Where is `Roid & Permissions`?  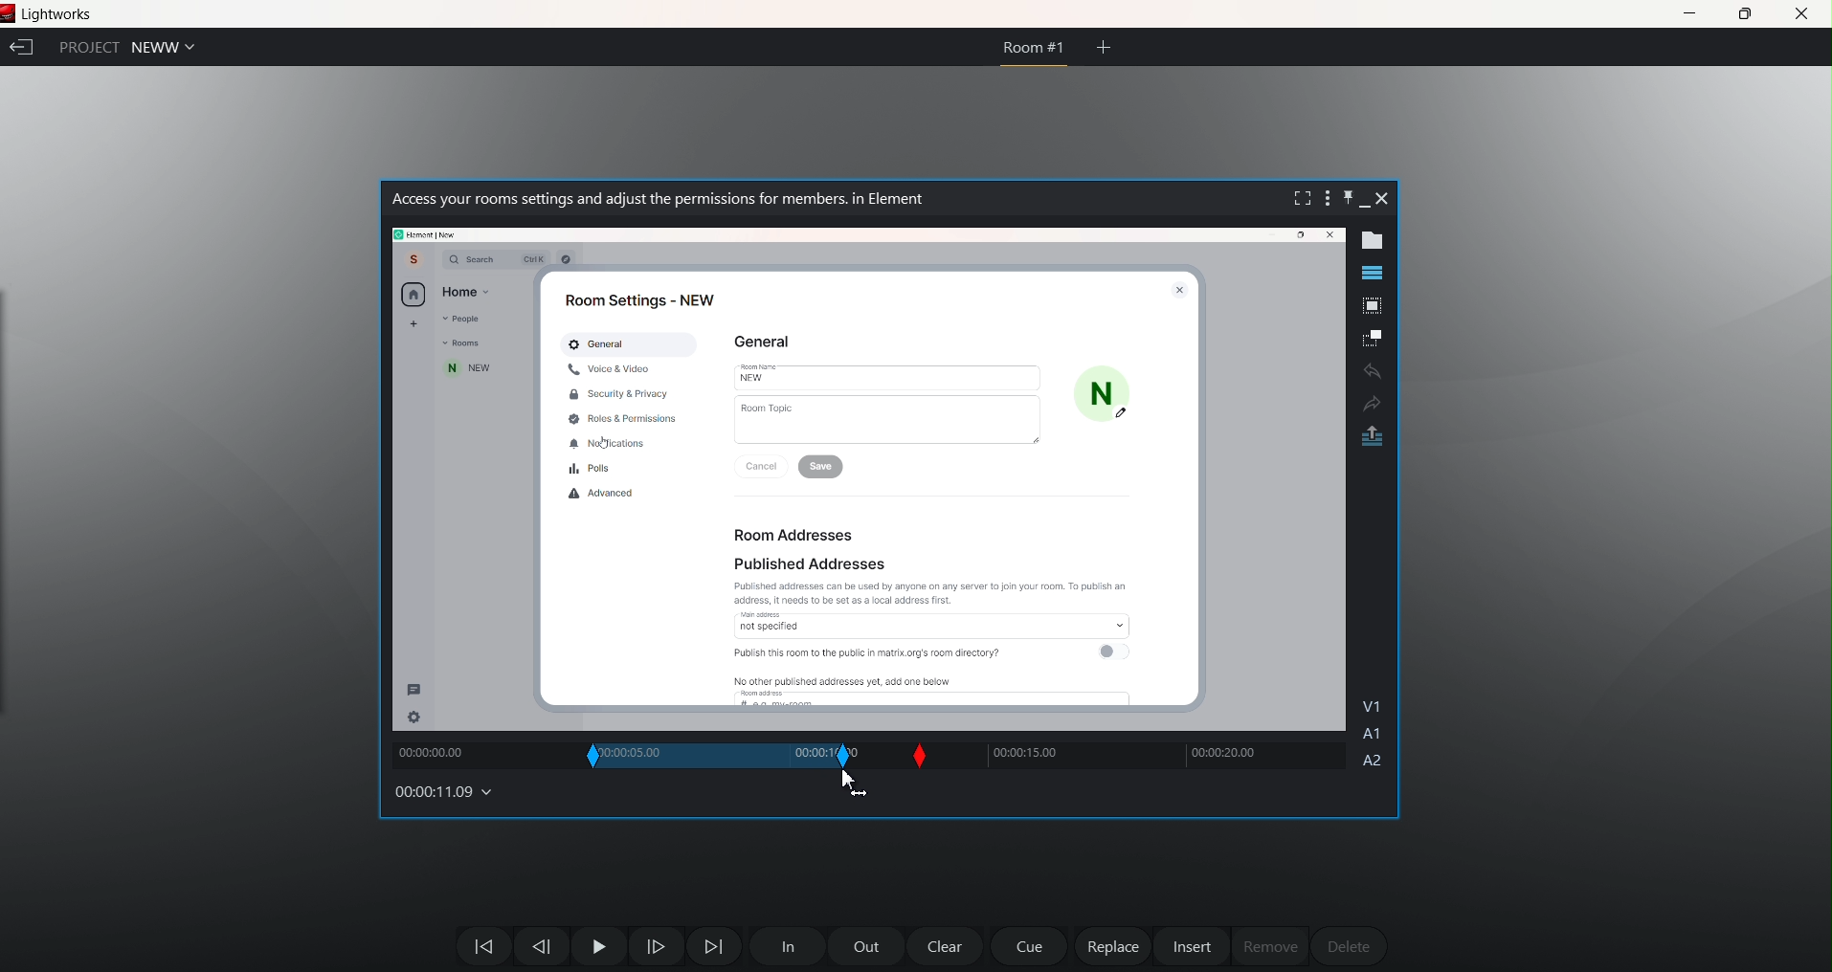
Roid & Permissions is located at coordinates (626, 418).